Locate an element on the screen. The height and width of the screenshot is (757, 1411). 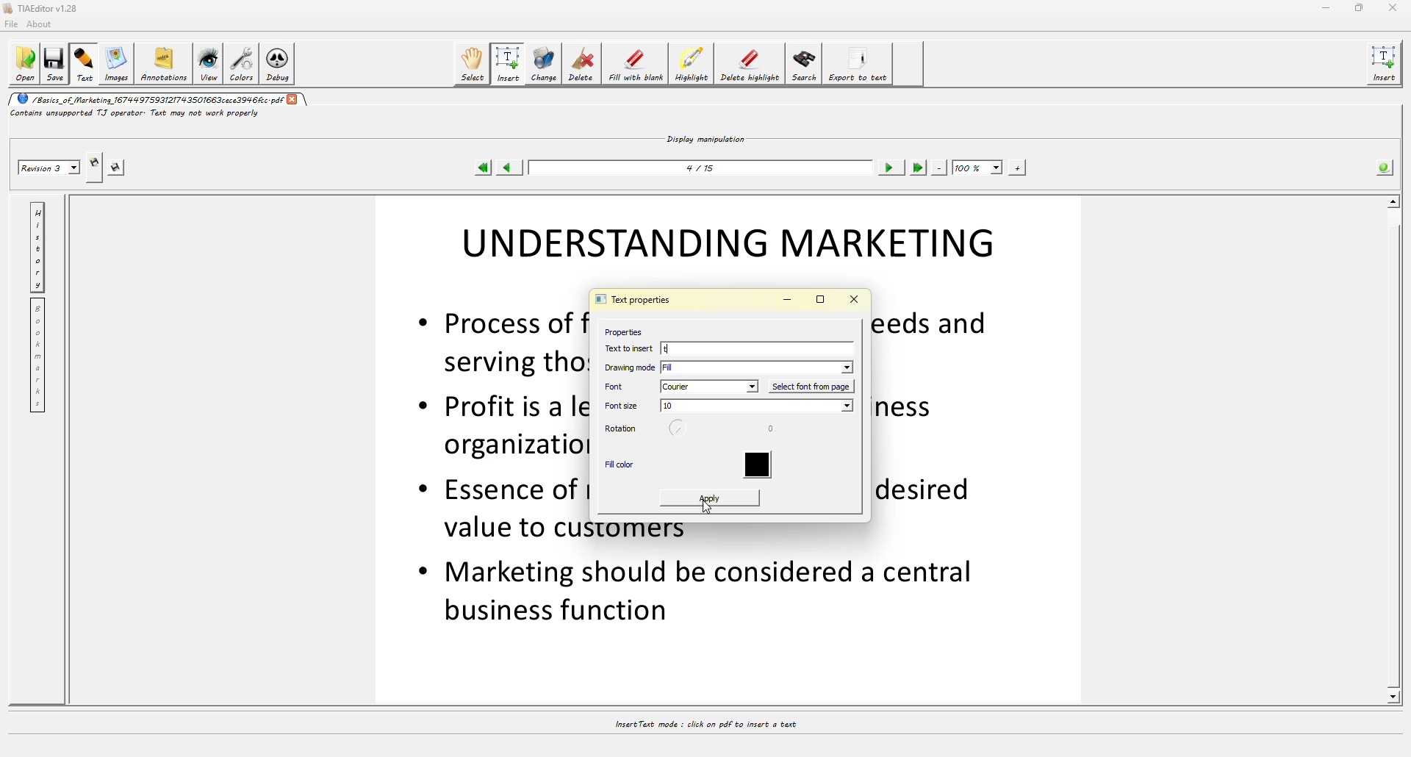
file is located at coordinates (14, 24).